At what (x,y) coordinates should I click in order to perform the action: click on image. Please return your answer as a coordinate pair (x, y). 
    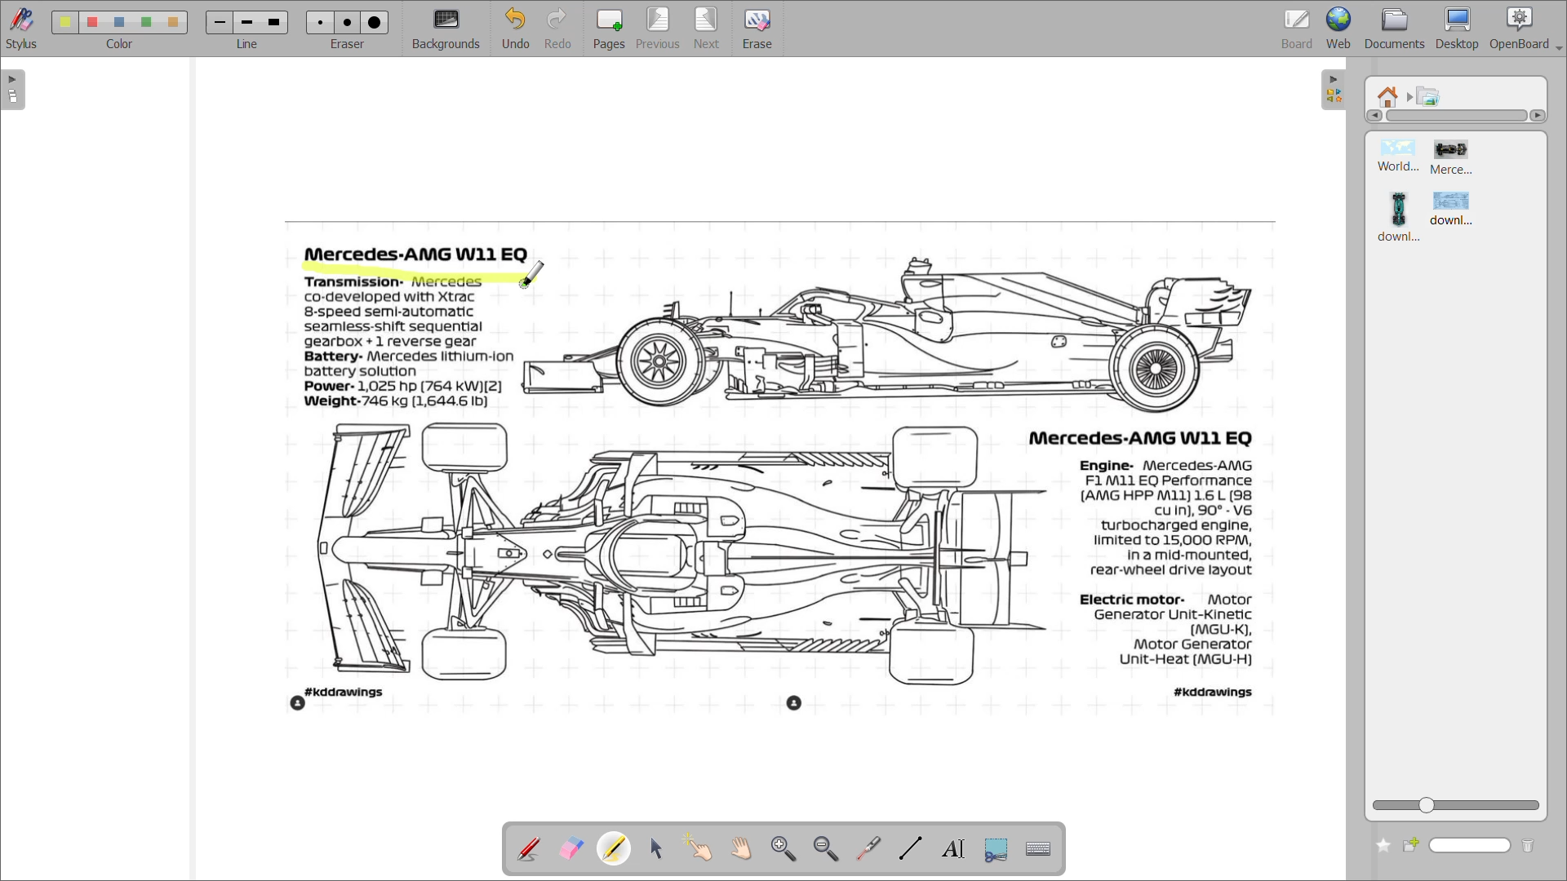
    Looking at the image, I should click on (769, 469).